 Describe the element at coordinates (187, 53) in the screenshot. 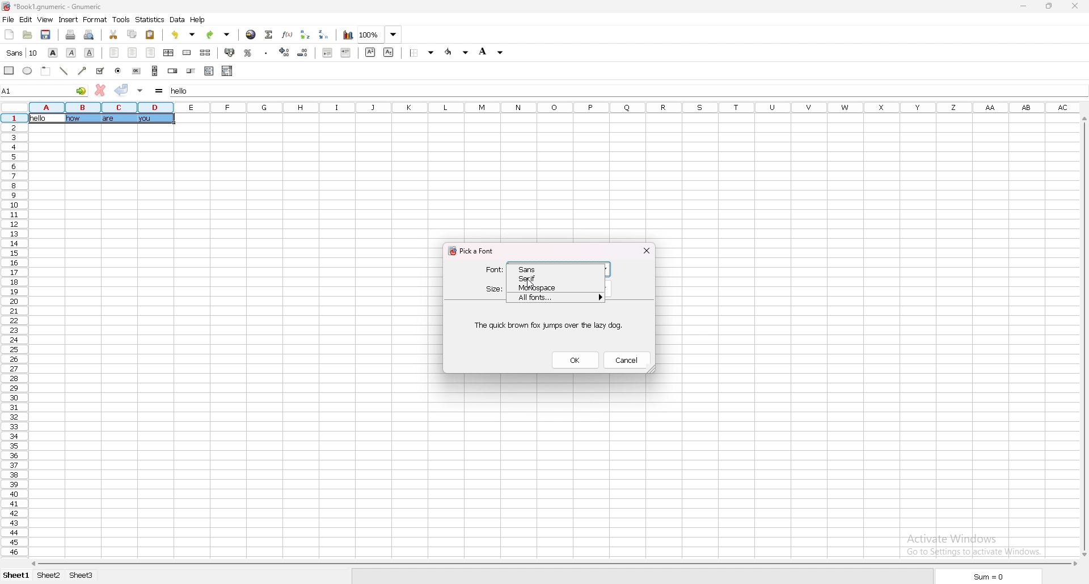

I see `merge cells` at that location.